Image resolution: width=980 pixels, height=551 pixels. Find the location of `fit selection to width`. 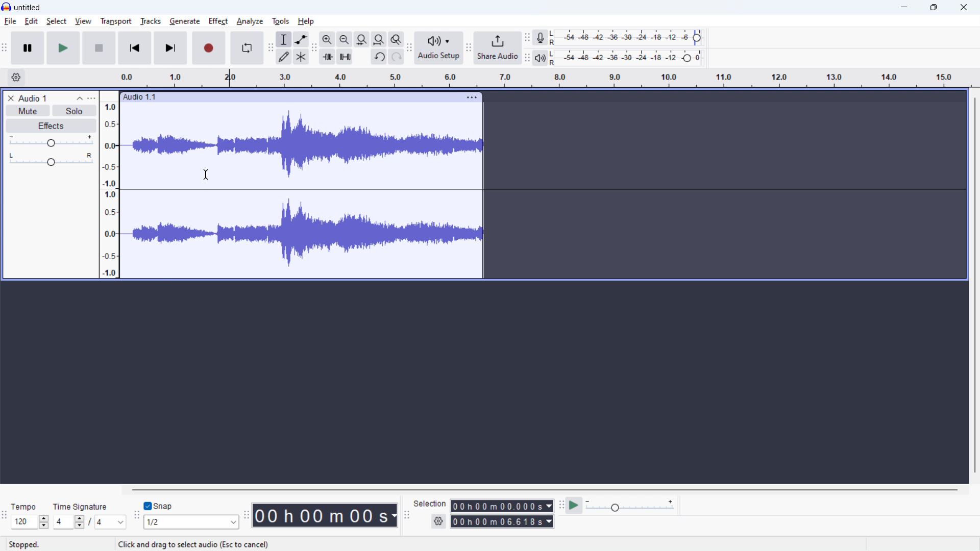

fit selection to width is located at coordinates (362, 39).